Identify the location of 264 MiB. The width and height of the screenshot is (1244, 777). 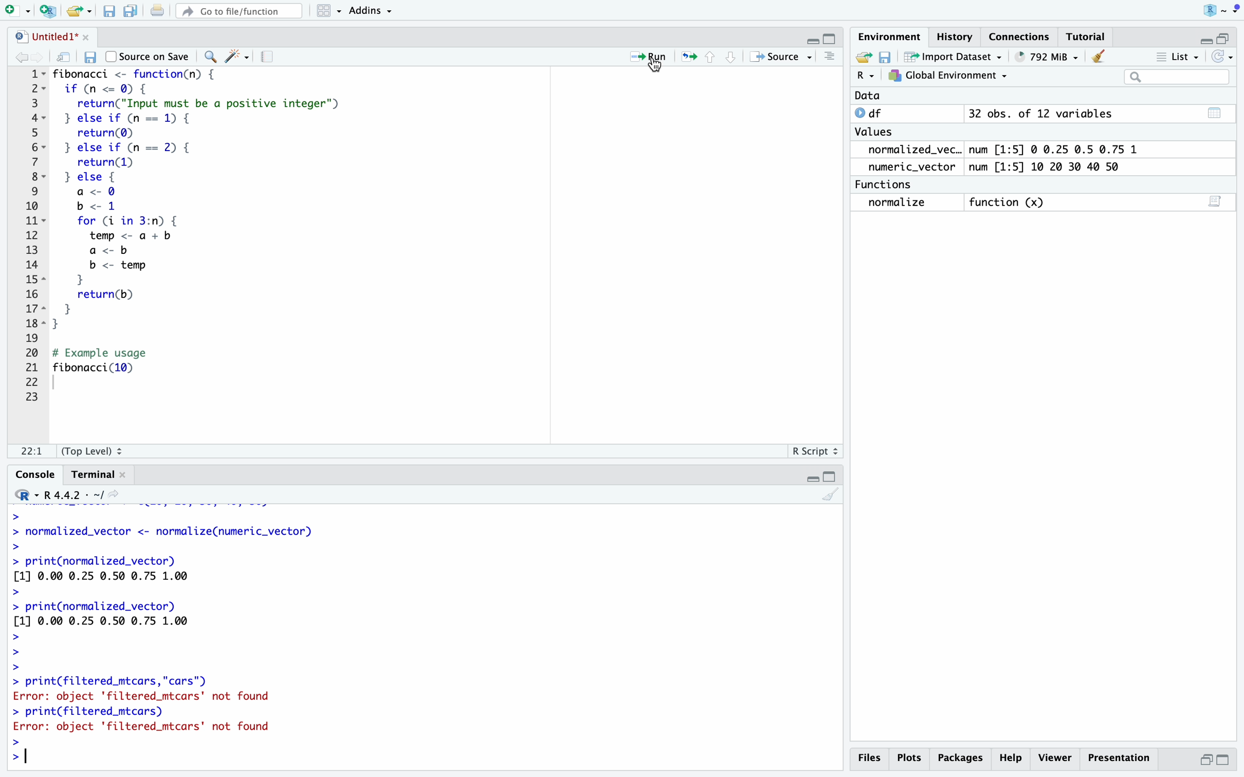
(1050, 56).